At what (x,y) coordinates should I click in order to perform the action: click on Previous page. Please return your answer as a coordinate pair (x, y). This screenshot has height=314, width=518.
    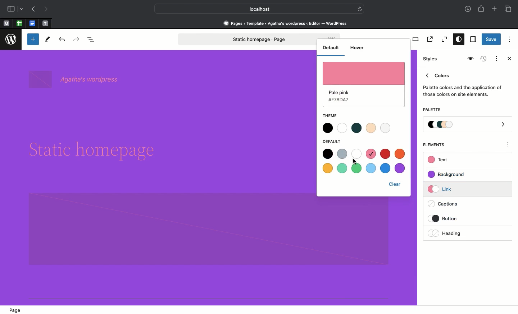
    Looking at the image, I should click on (33, 10).